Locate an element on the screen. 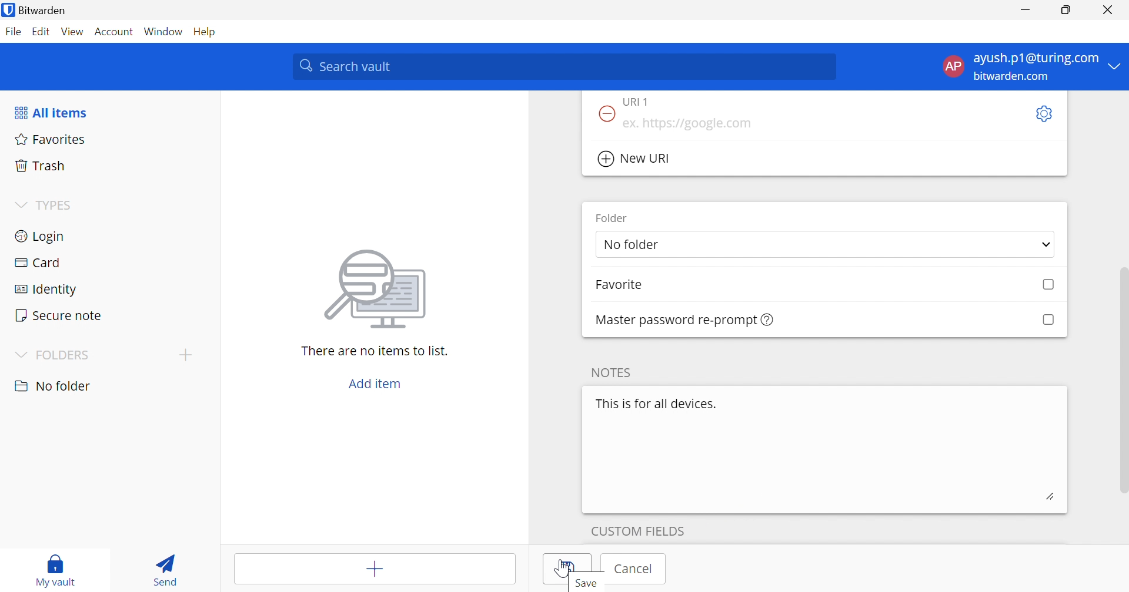  Add item is located at coordinates (376, 570).